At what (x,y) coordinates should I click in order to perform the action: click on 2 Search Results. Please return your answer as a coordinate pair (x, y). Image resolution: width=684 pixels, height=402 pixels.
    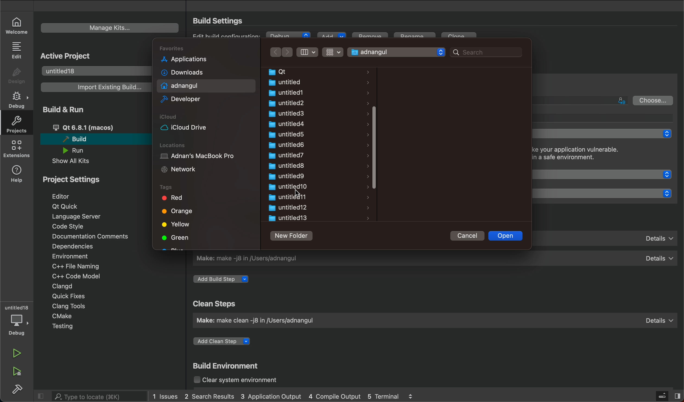
    Looking at the image, I should click on (209, 395).